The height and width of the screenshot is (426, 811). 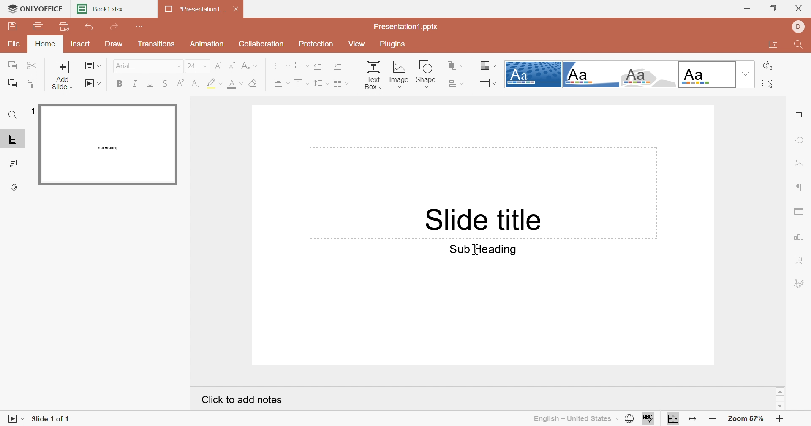 I want to click on Start slideshow, so click(x=93, y=84).